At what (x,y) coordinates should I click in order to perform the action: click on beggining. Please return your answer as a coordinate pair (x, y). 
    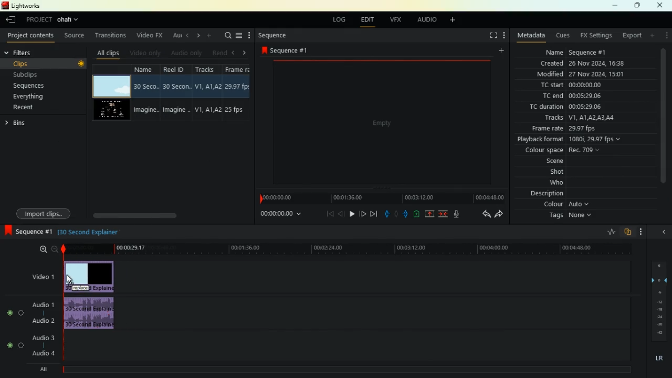
    Looking at the image, I should click on (328, 214).